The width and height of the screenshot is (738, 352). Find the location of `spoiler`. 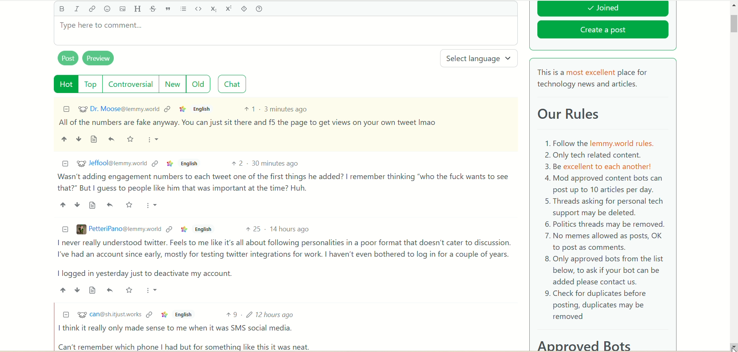

spoiler is located at coordinates (244, 9).